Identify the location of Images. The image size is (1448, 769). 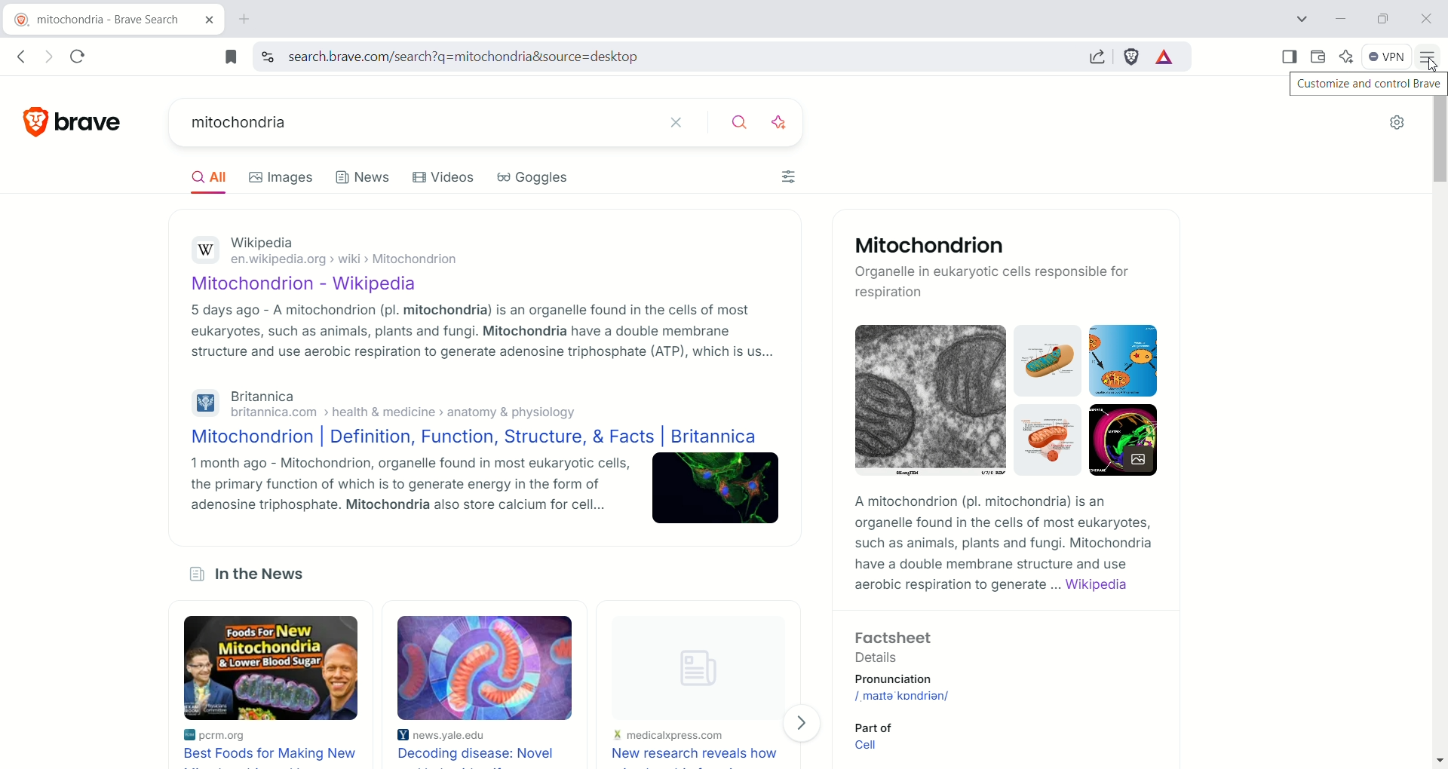
(287, 179).